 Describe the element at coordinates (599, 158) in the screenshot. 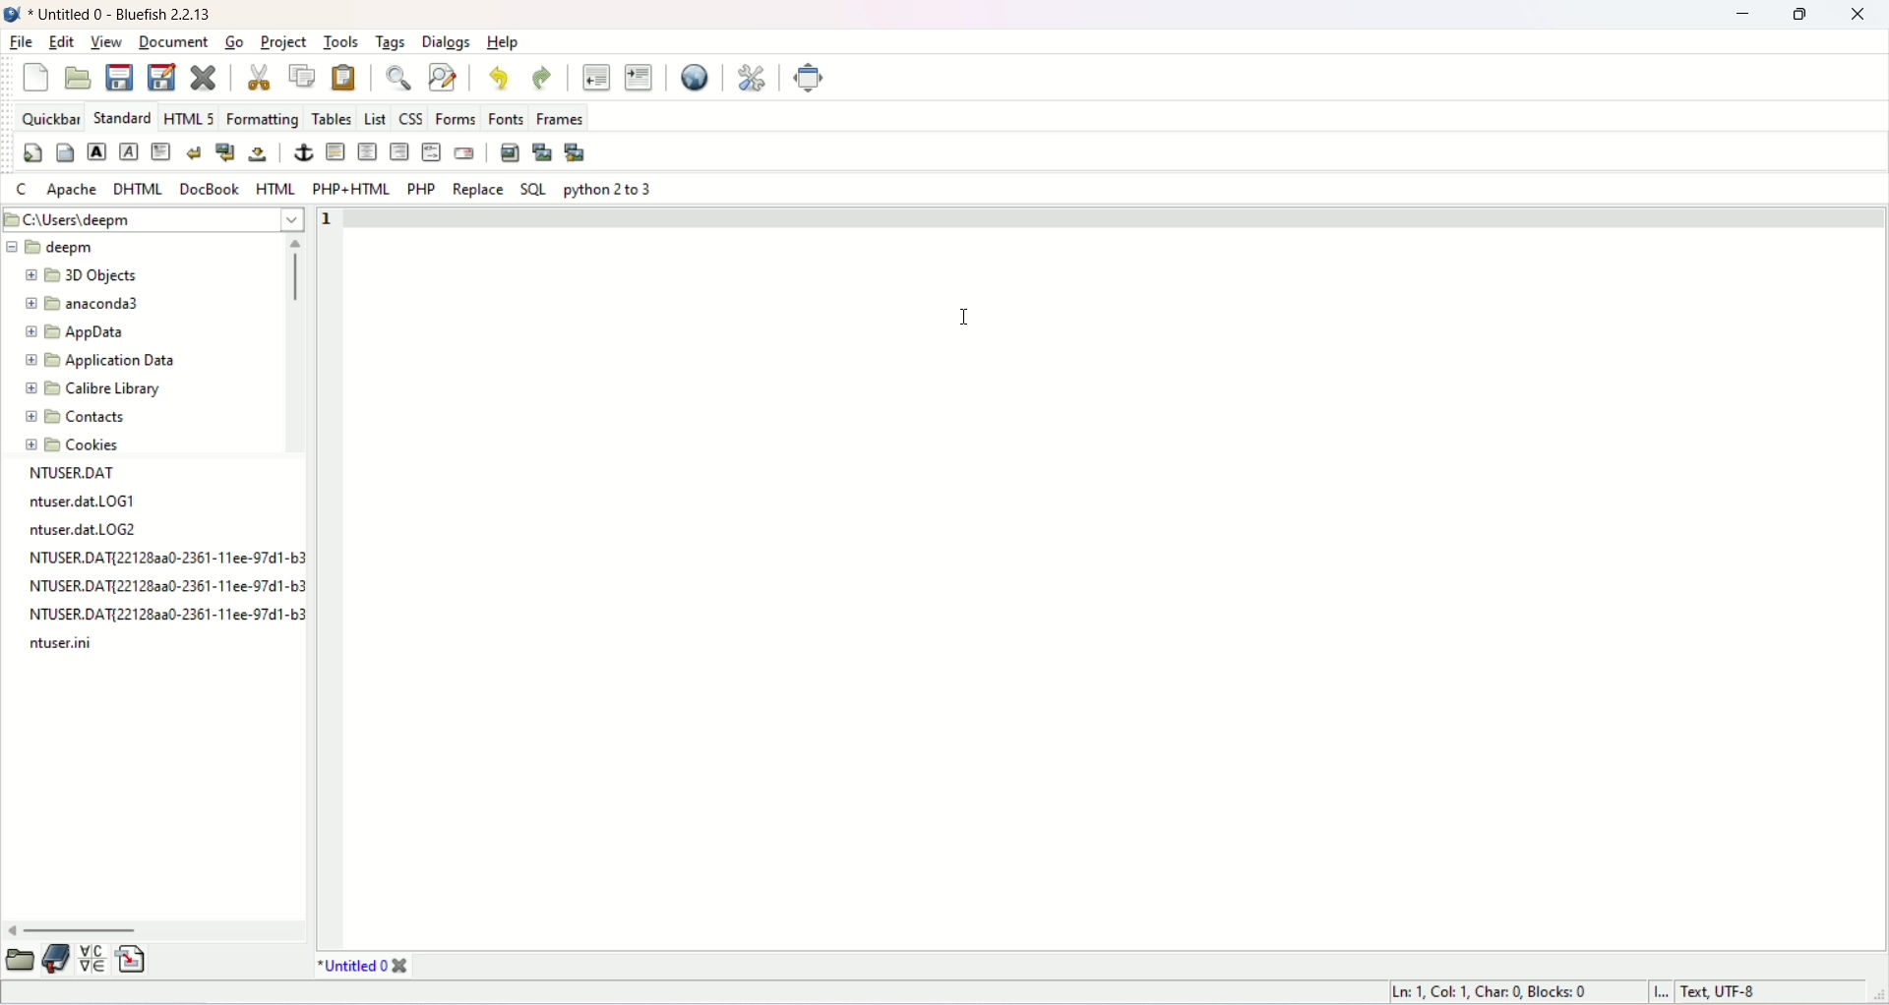

I see `multi-thumbnail` at that location.